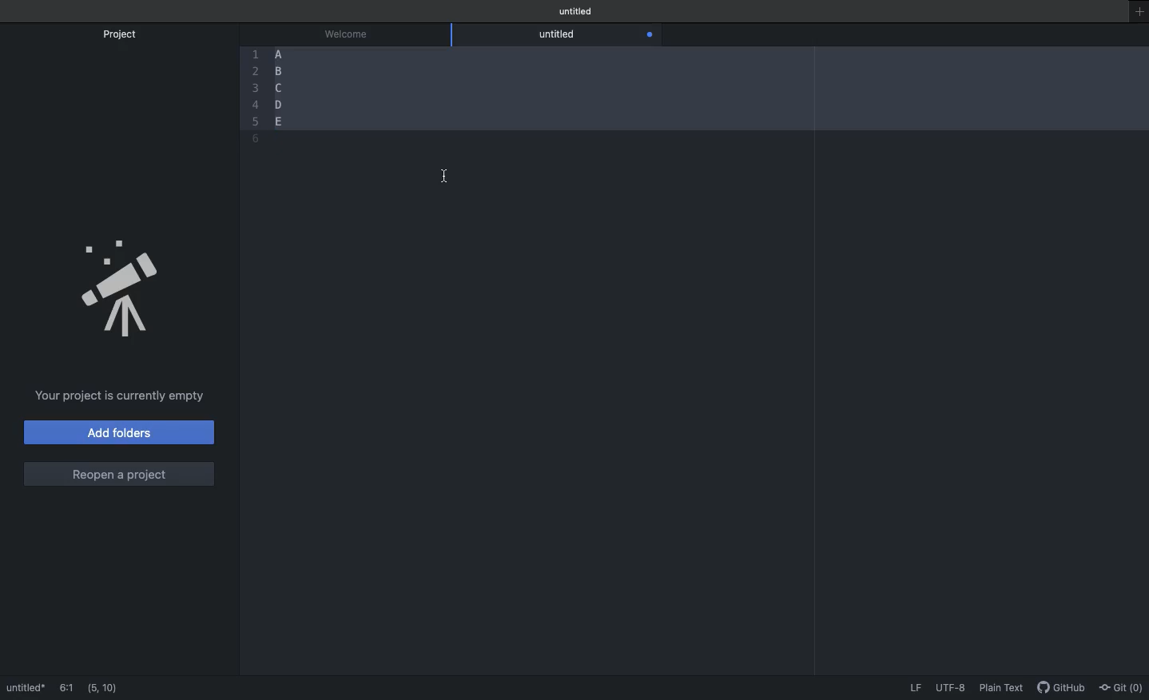  What do you see at coordinates (279, 84) in the screenshot?
I see `ABCDE` at bounding box center [279, 84].